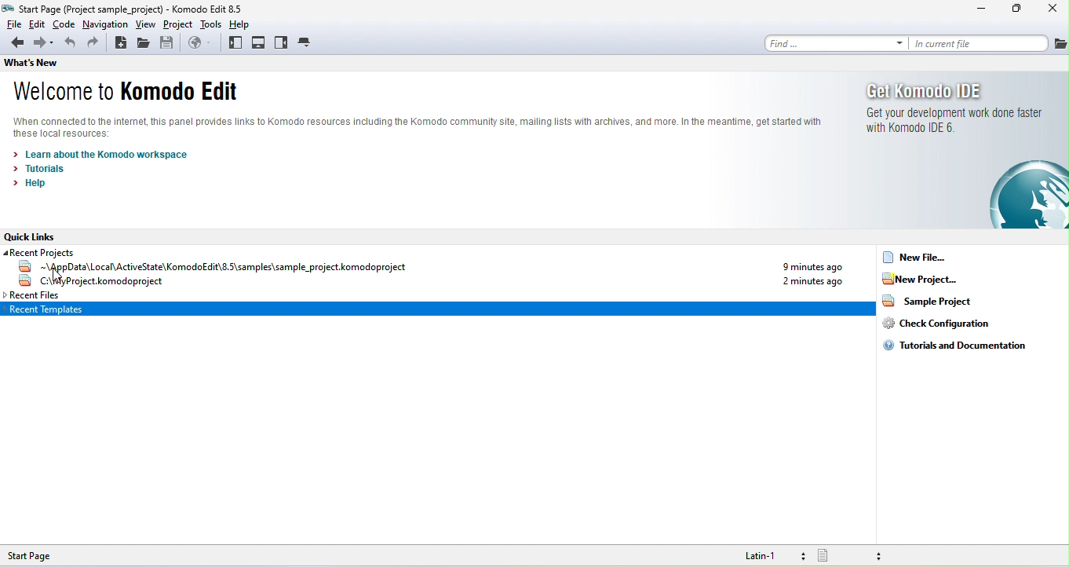  Describe the element at coordinates (93, 44) in the screenshot. I see `redo` at that location.